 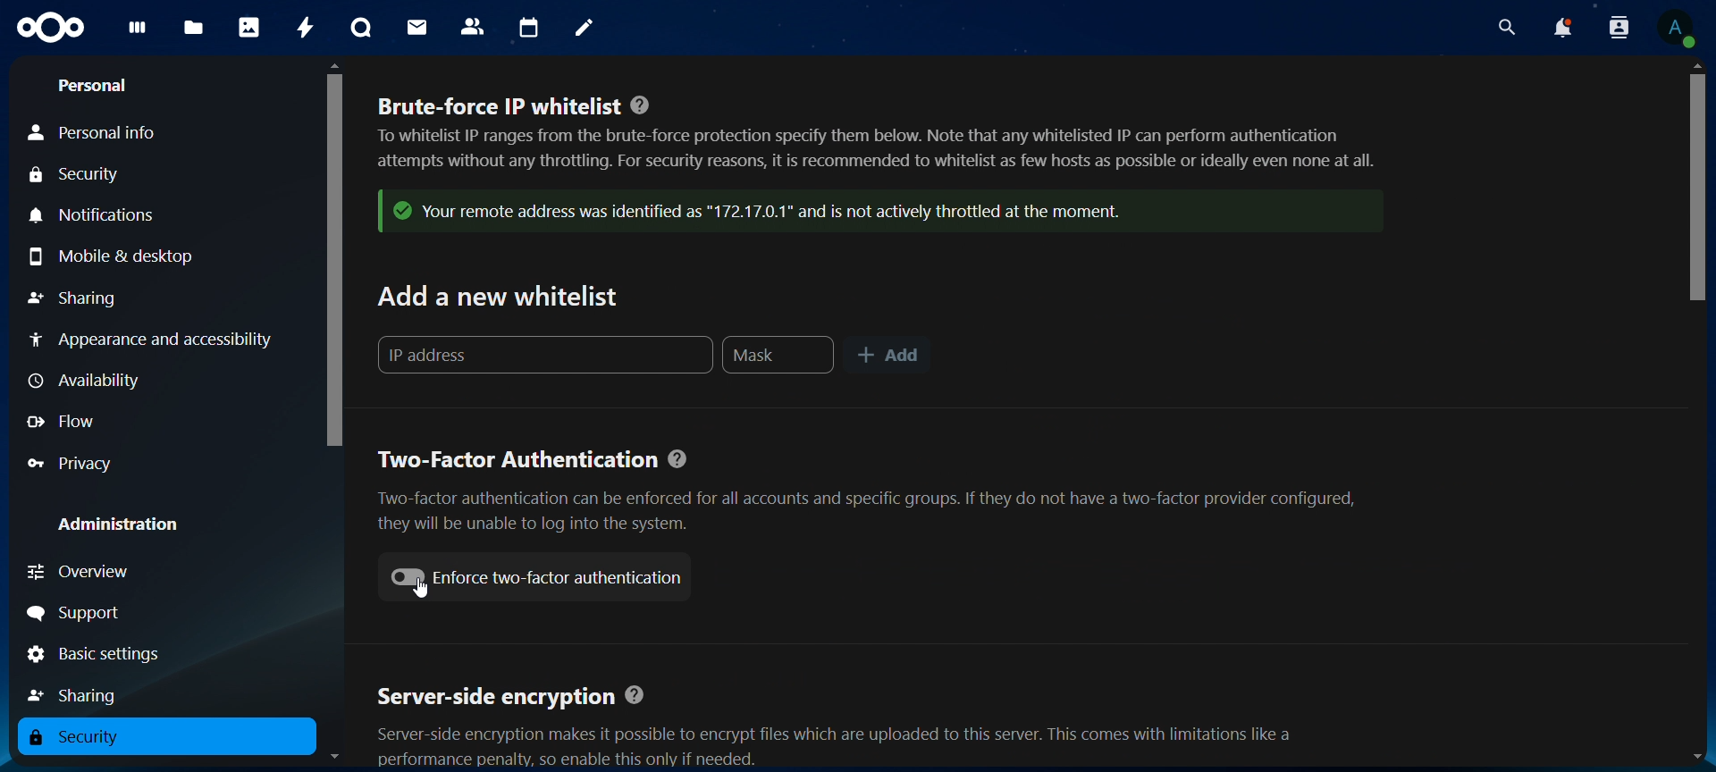 What do you see at coordinates (1614, 29) in the screenshot?
I see `search contacts` at bounding box center [1614, 29].